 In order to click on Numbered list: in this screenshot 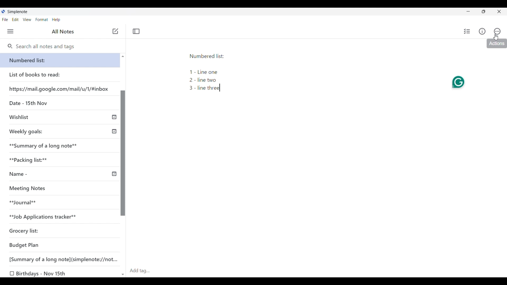, I will do `click(60, 60)`.